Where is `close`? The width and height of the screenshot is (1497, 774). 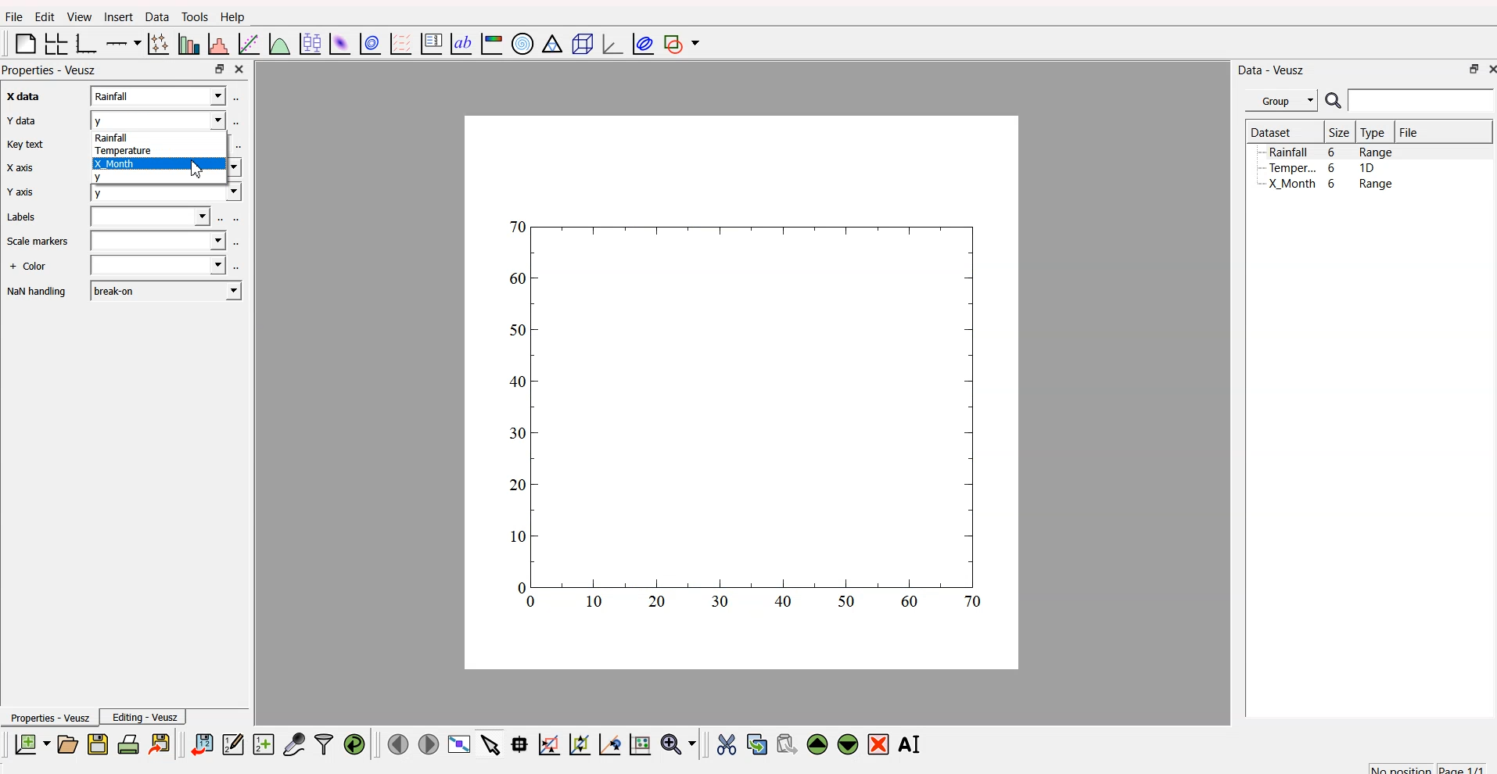
close is located at coordinates (1489, 70).